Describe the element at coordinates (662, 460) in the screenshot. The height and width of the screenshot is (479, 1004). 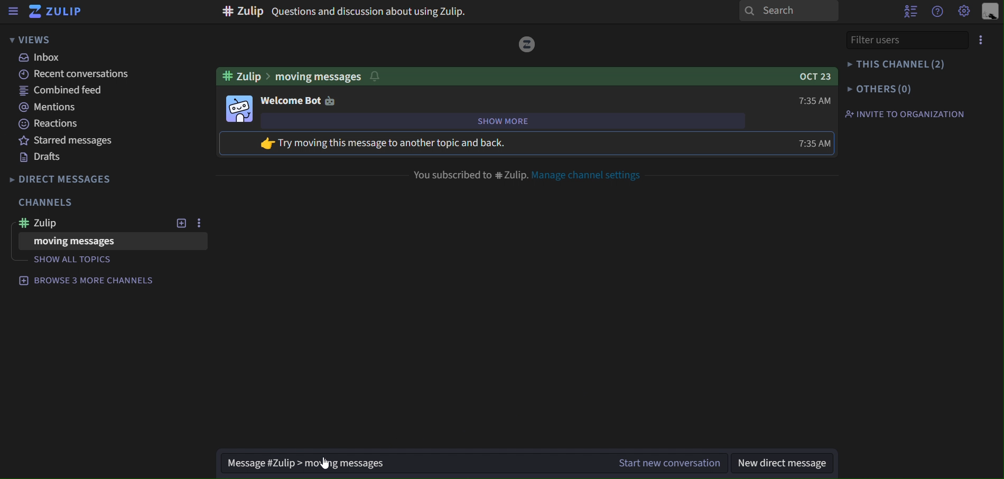
I see `Start new conversation` at that location.